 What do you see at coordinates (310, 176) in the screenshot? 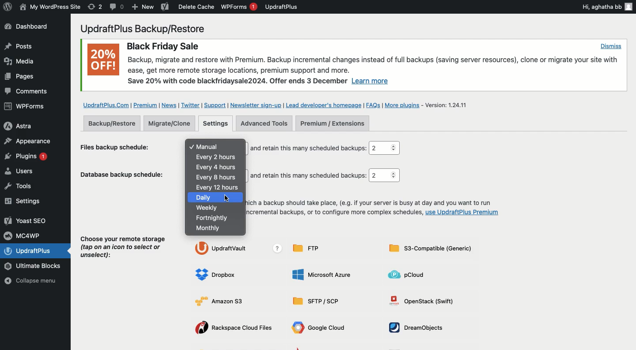
I see `and retain this many scheduled backups:` at bounding box center [310, 176].